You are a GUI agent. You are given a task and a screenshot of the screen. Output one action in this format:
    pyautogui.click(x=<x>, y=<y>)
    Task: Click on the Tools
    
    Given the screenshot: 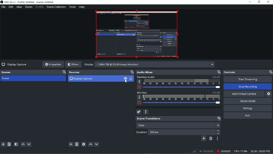 What is the action you would take?
    pyautogui.click(x=72, y=7)
    